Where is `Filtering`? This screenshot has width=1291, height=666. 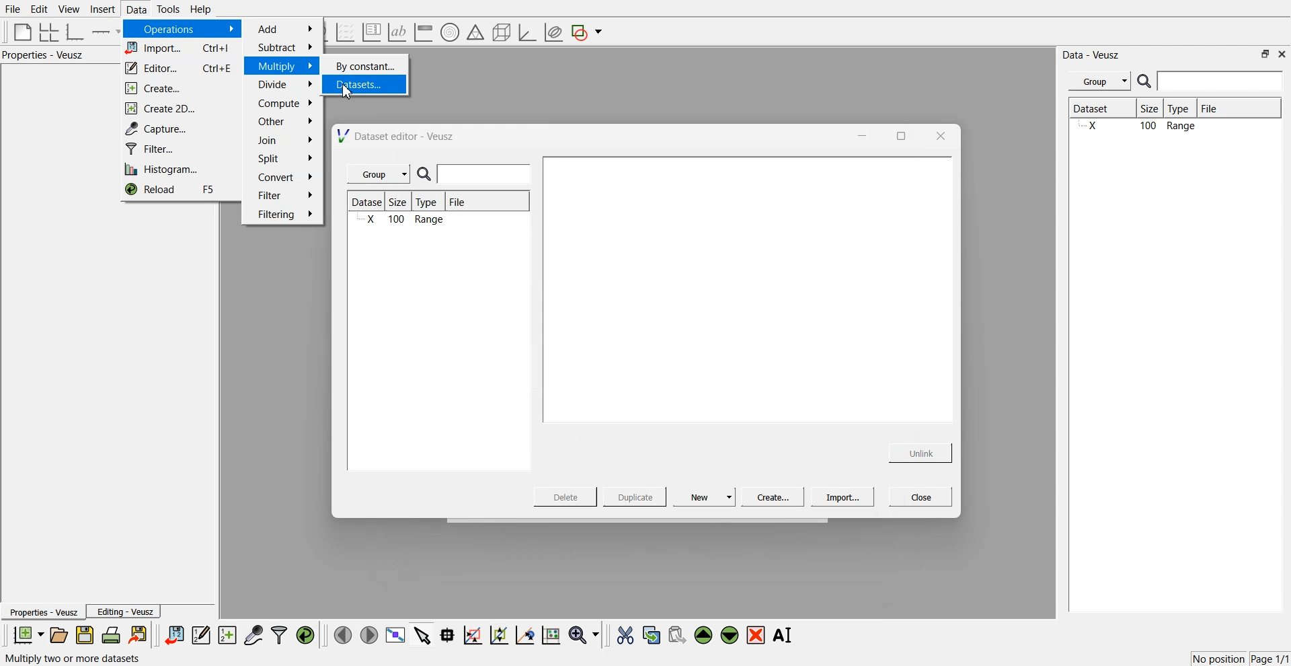
Filtering is located at coordinates (284, 214).